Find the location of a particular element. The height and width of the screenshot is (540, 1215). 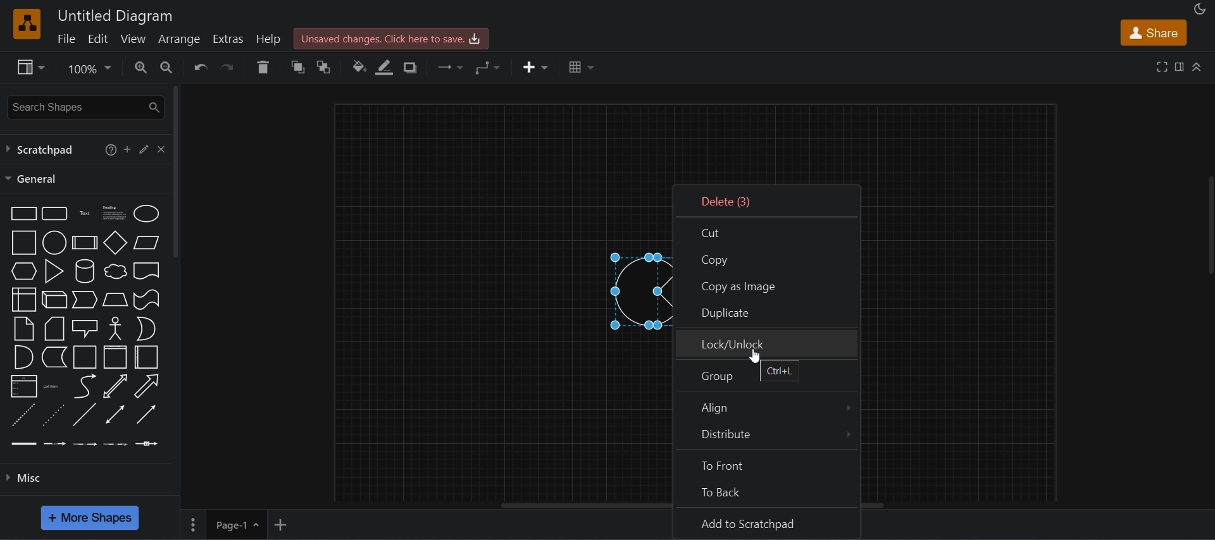

hexagon is located at coordinates (22, 271).